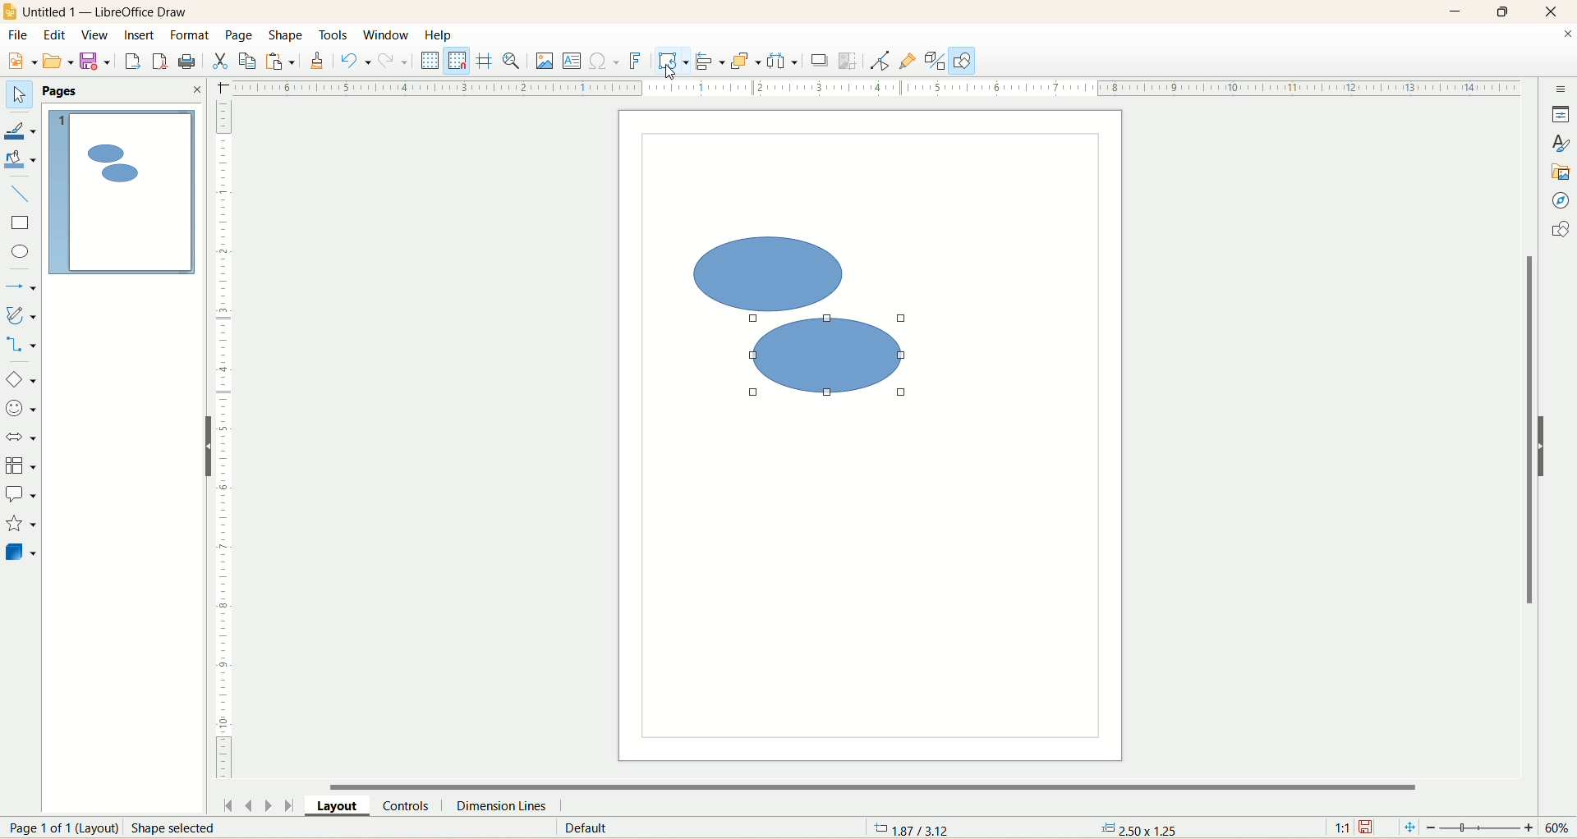 The image size is (1577, 839). Describe the element at coordinates (21, 160) in the screenshot. I see `fill color` at that location.